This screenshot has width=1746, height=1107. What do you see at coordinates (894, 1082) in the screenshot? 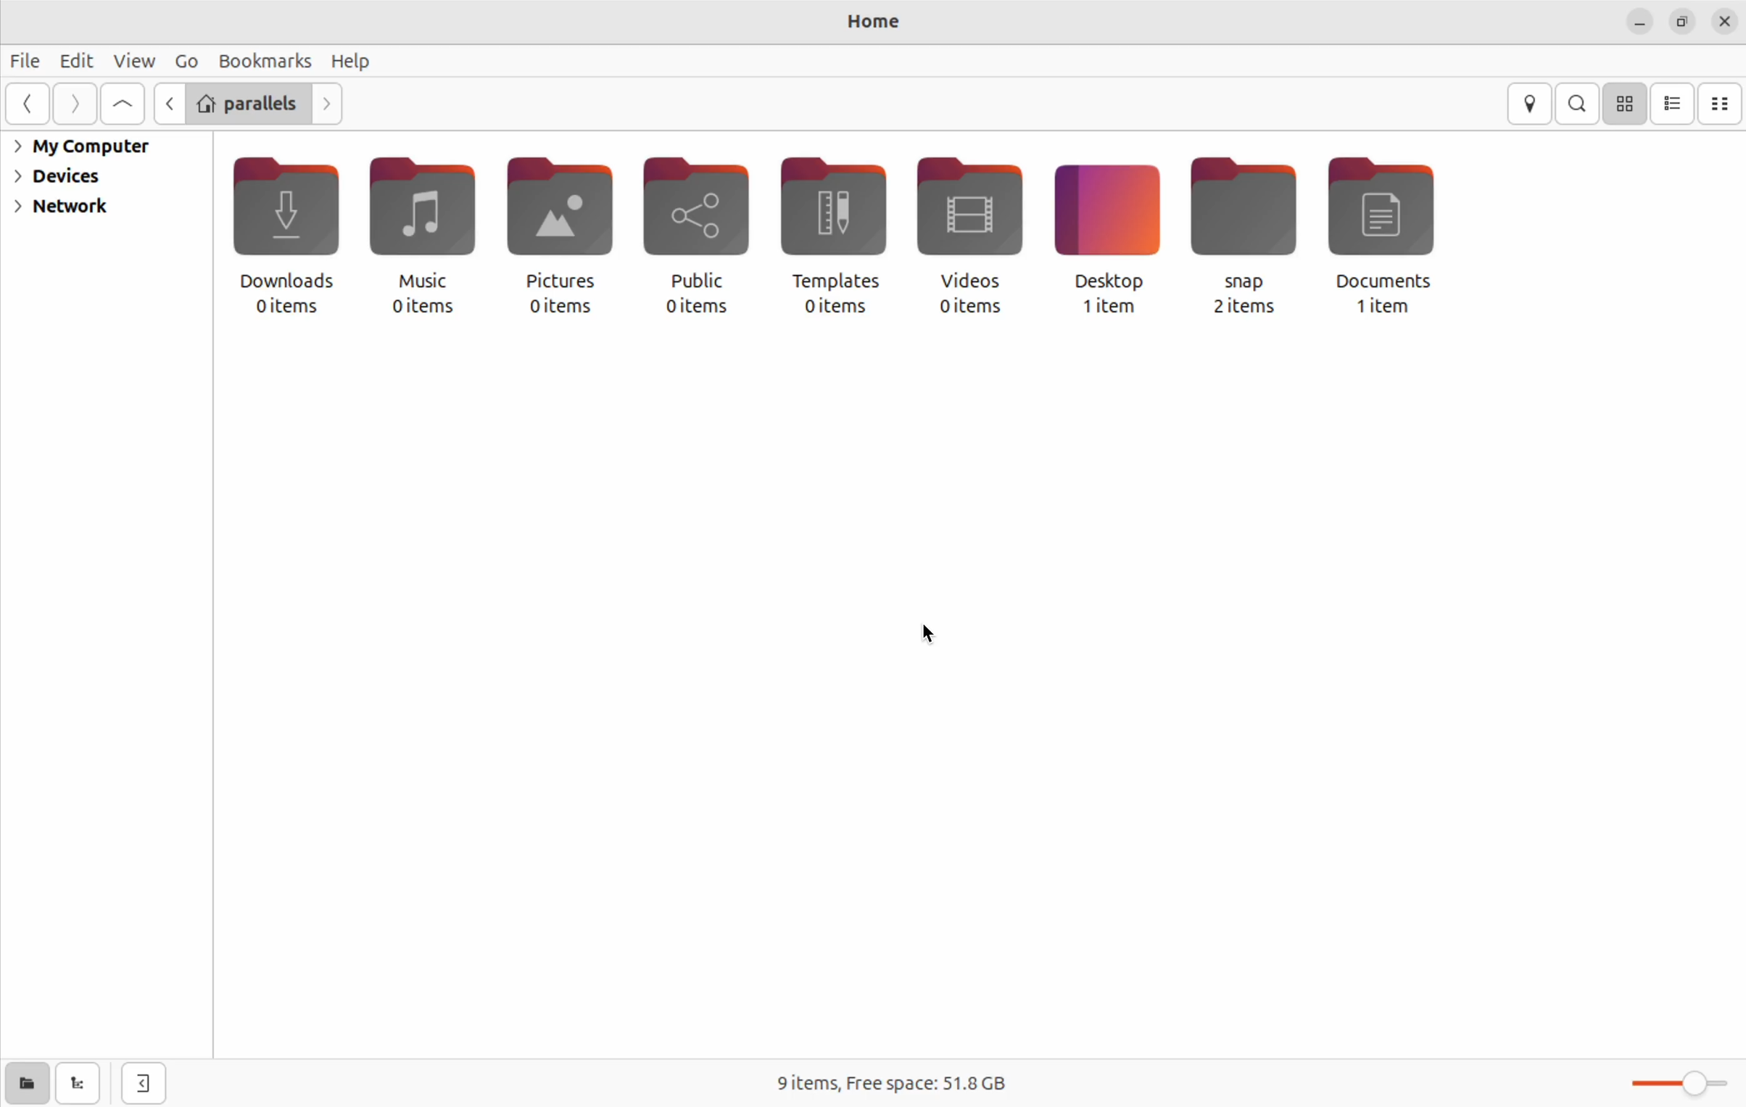
I see `9 items free space 51.8 Gb` at bounding box center [894, 1082].